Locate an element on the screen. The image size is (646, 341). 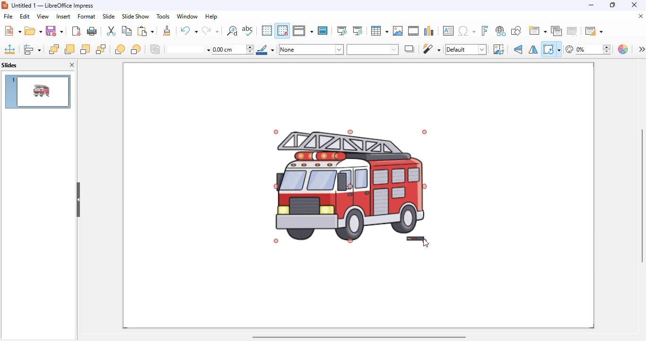
snap to grid is located at coordinates (283, 30).